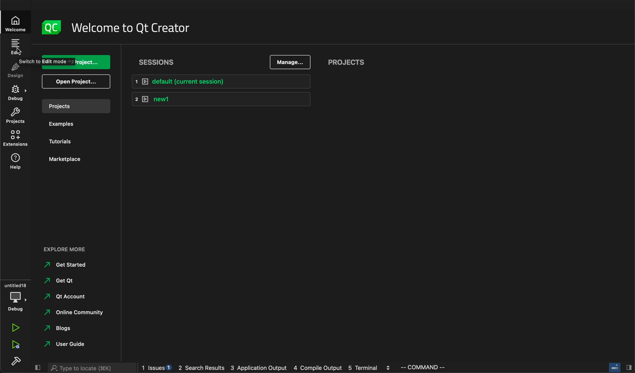  I want to click on tutorials, so click(58, 141).